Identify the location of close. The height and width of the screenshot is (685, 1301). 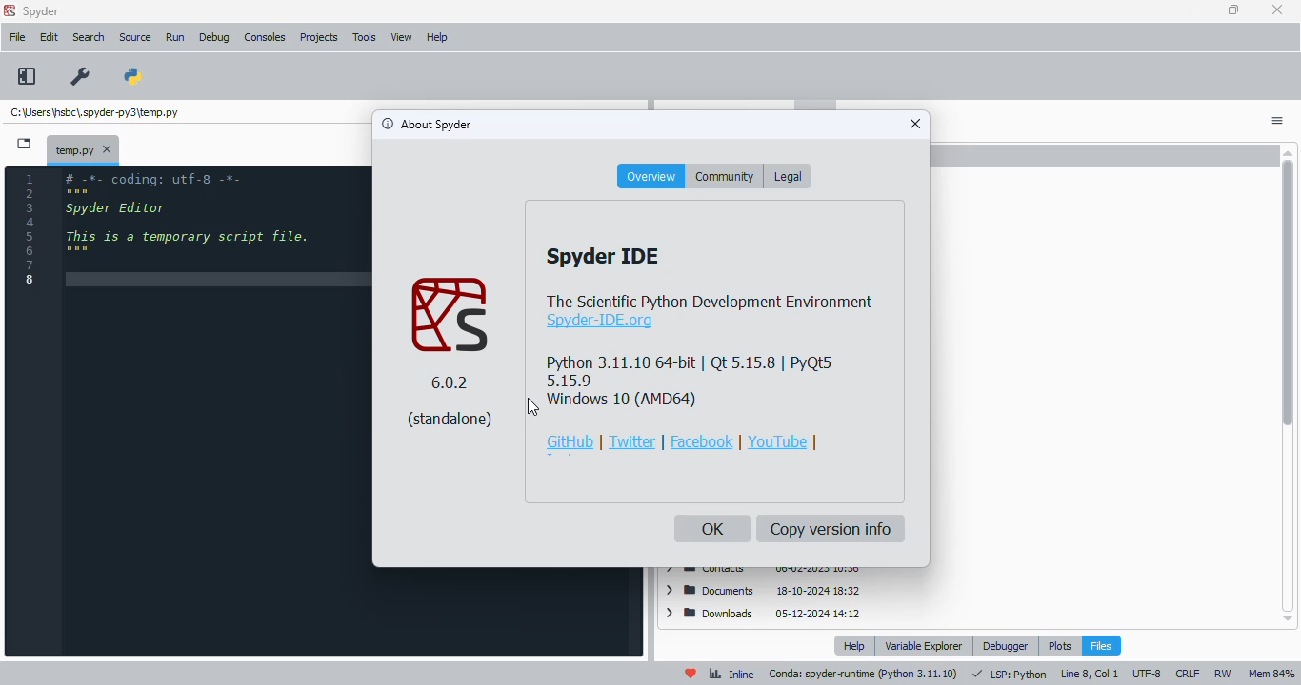
(915, 123).